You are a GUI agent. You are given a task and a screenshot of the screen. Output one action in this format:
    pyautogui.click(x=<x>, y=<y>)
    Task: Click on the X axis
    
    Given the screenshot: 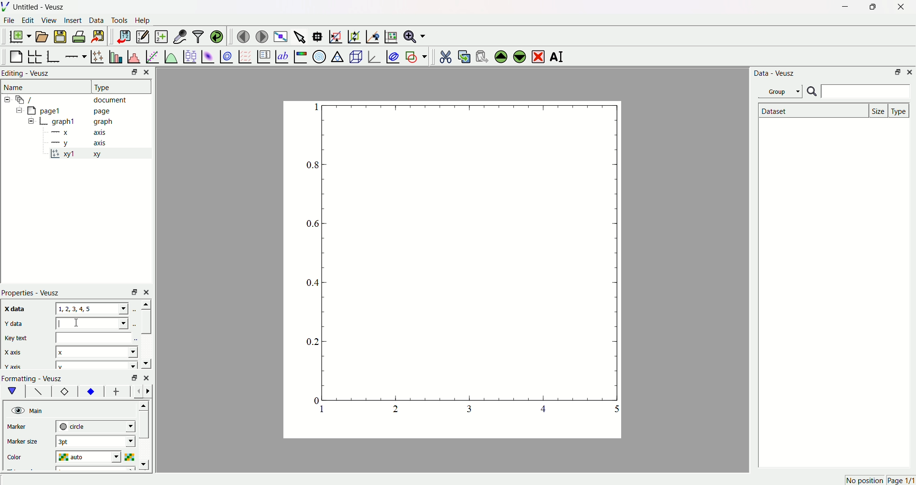 What is the action you would take?
    pyautogui.click(x=17, y=353)
    